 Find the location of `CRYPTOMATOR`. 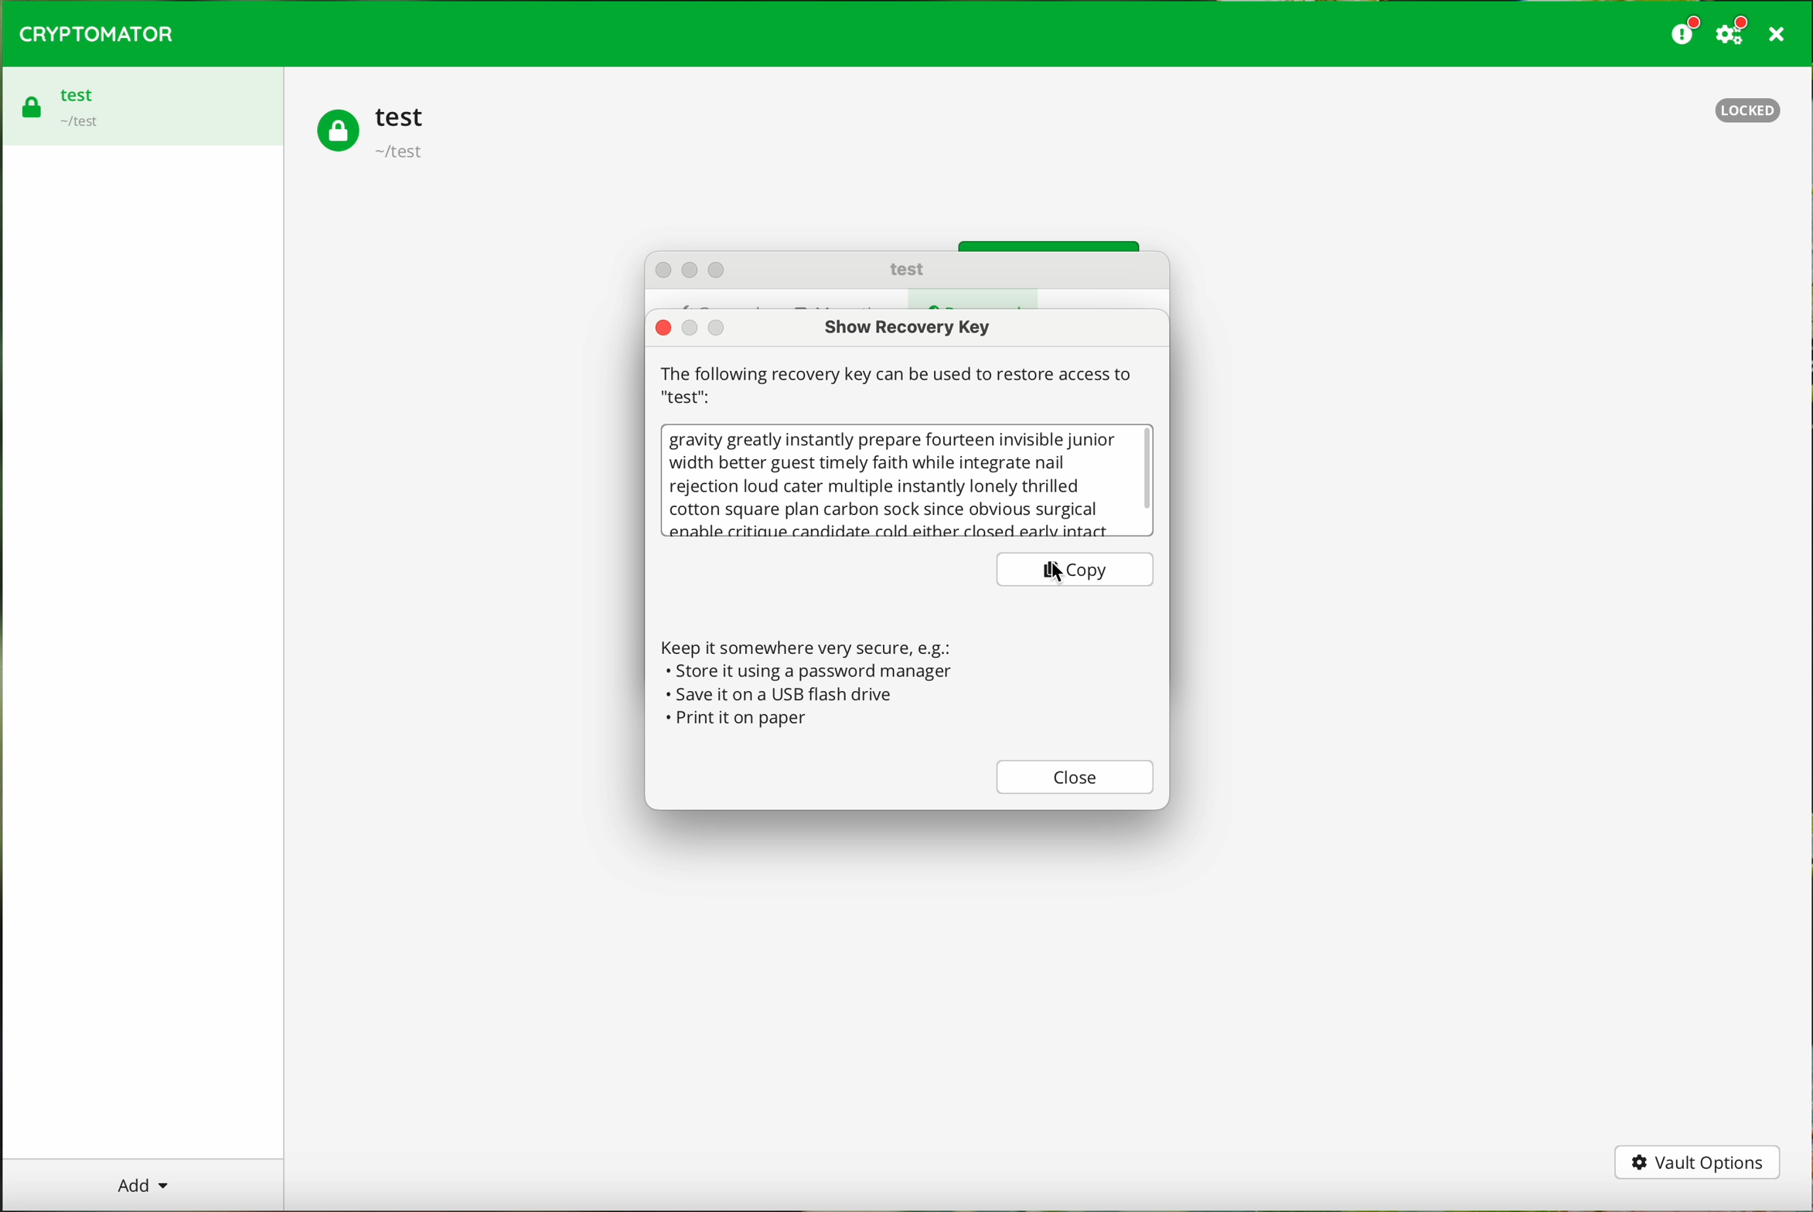

CRYPTOMATOR is located at coordinates (97, 34).